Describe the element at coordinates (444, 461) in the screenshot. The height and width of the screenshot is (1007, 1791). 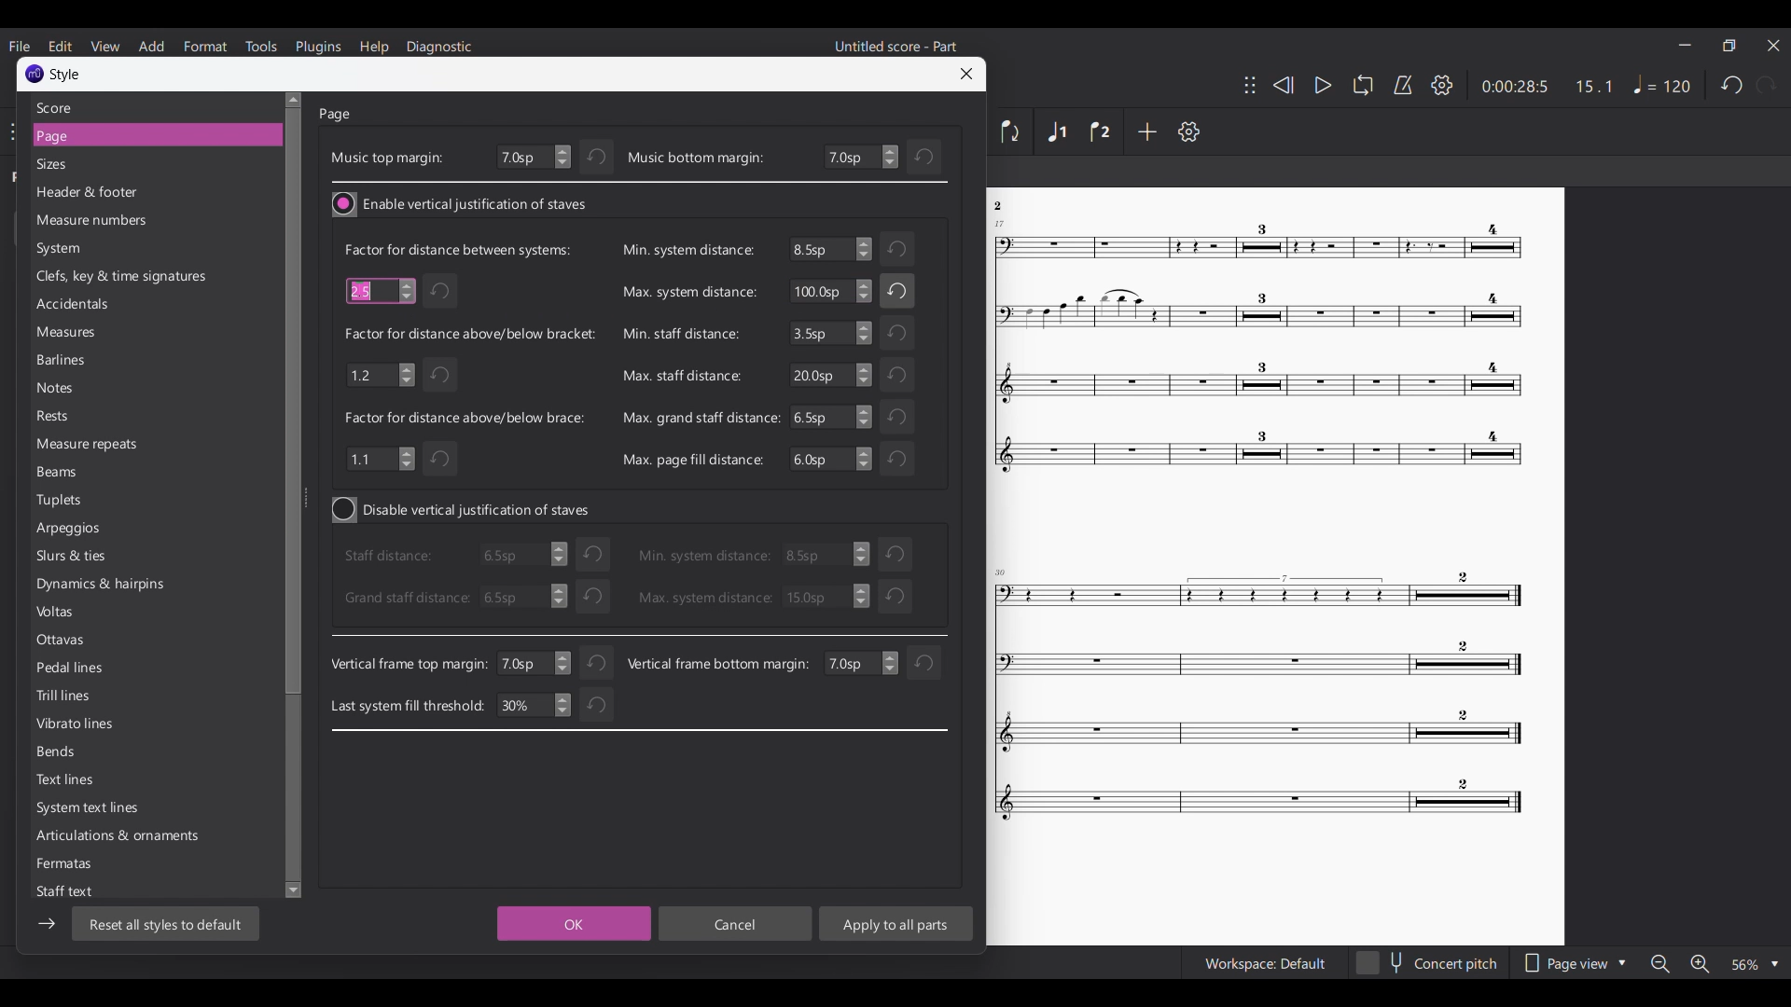
I see `Undo` at that location.